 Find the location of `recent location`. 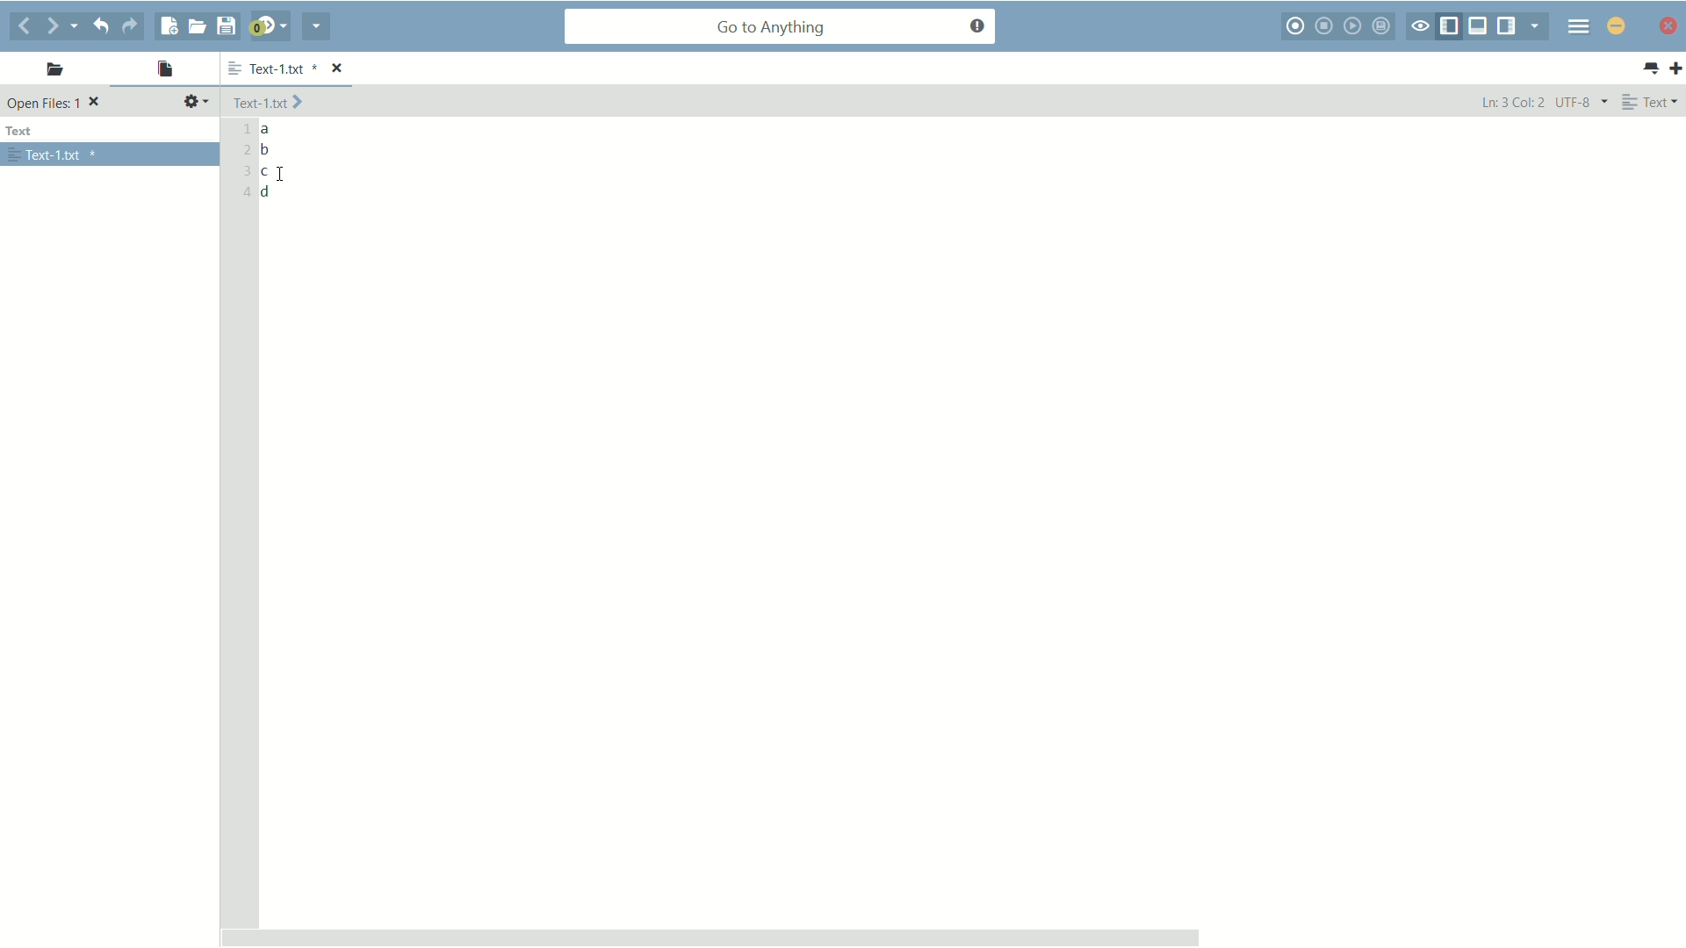

recent location is located at coordinates (81, 23).